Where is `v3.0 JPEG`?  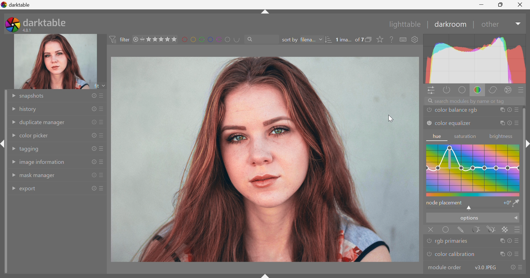 v3.0 JPEG is located at coordinates (484, 268).